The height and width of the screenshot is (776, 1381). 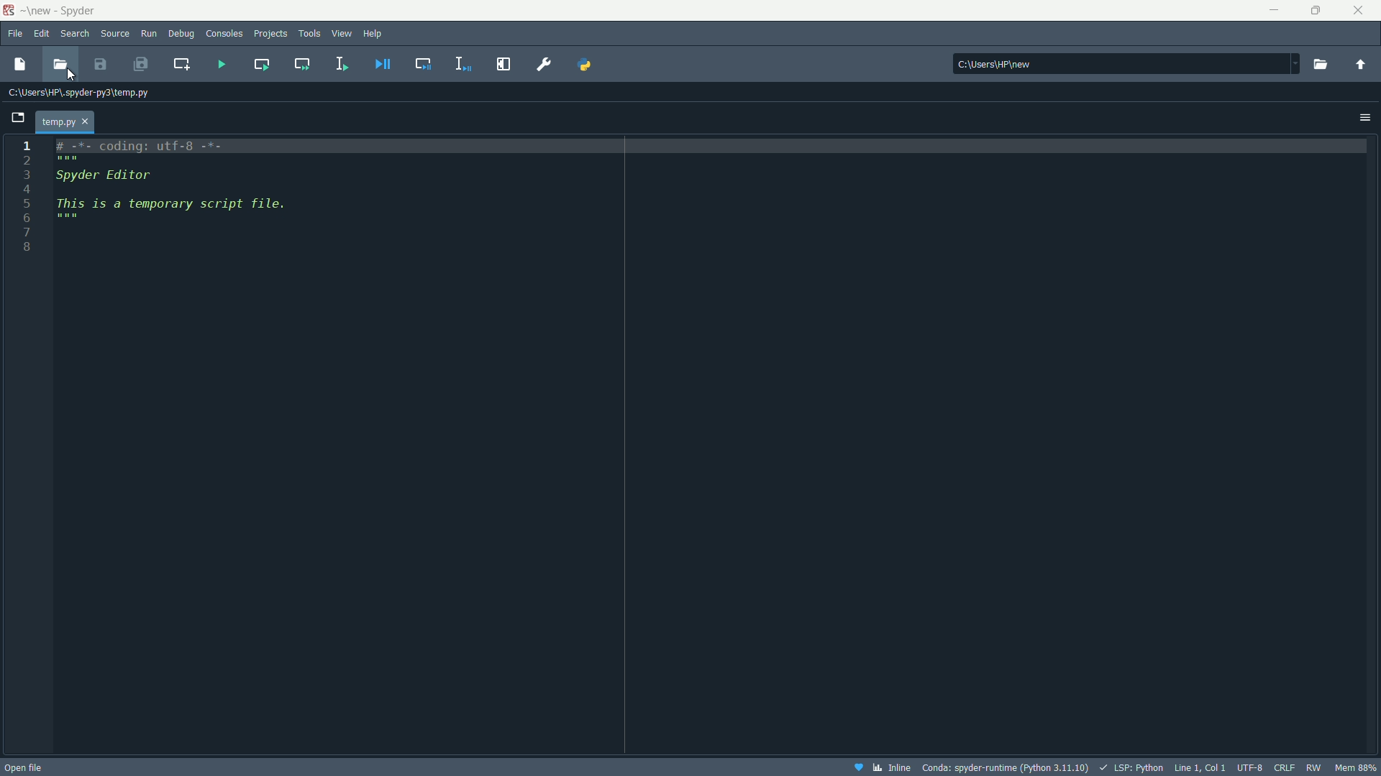 What do you see at coordinates (18, 64) in the screenshot?
I see `New file` at bounding box center [18, 64].